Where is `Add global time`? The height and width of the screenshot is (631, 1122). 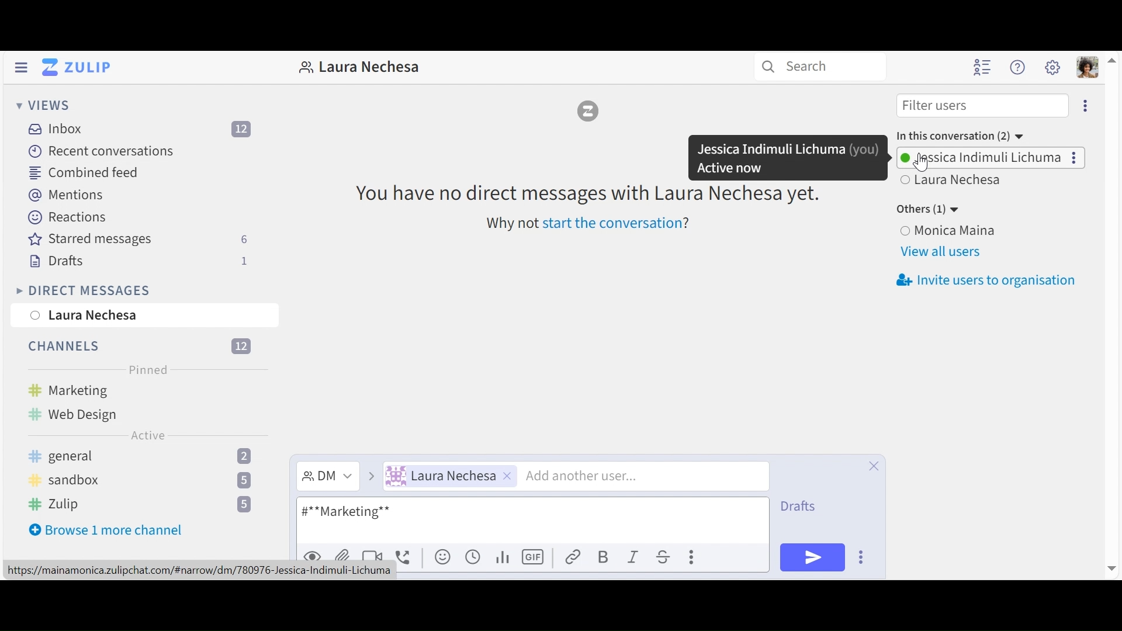 Add global time is located at coordinates (476, 557).